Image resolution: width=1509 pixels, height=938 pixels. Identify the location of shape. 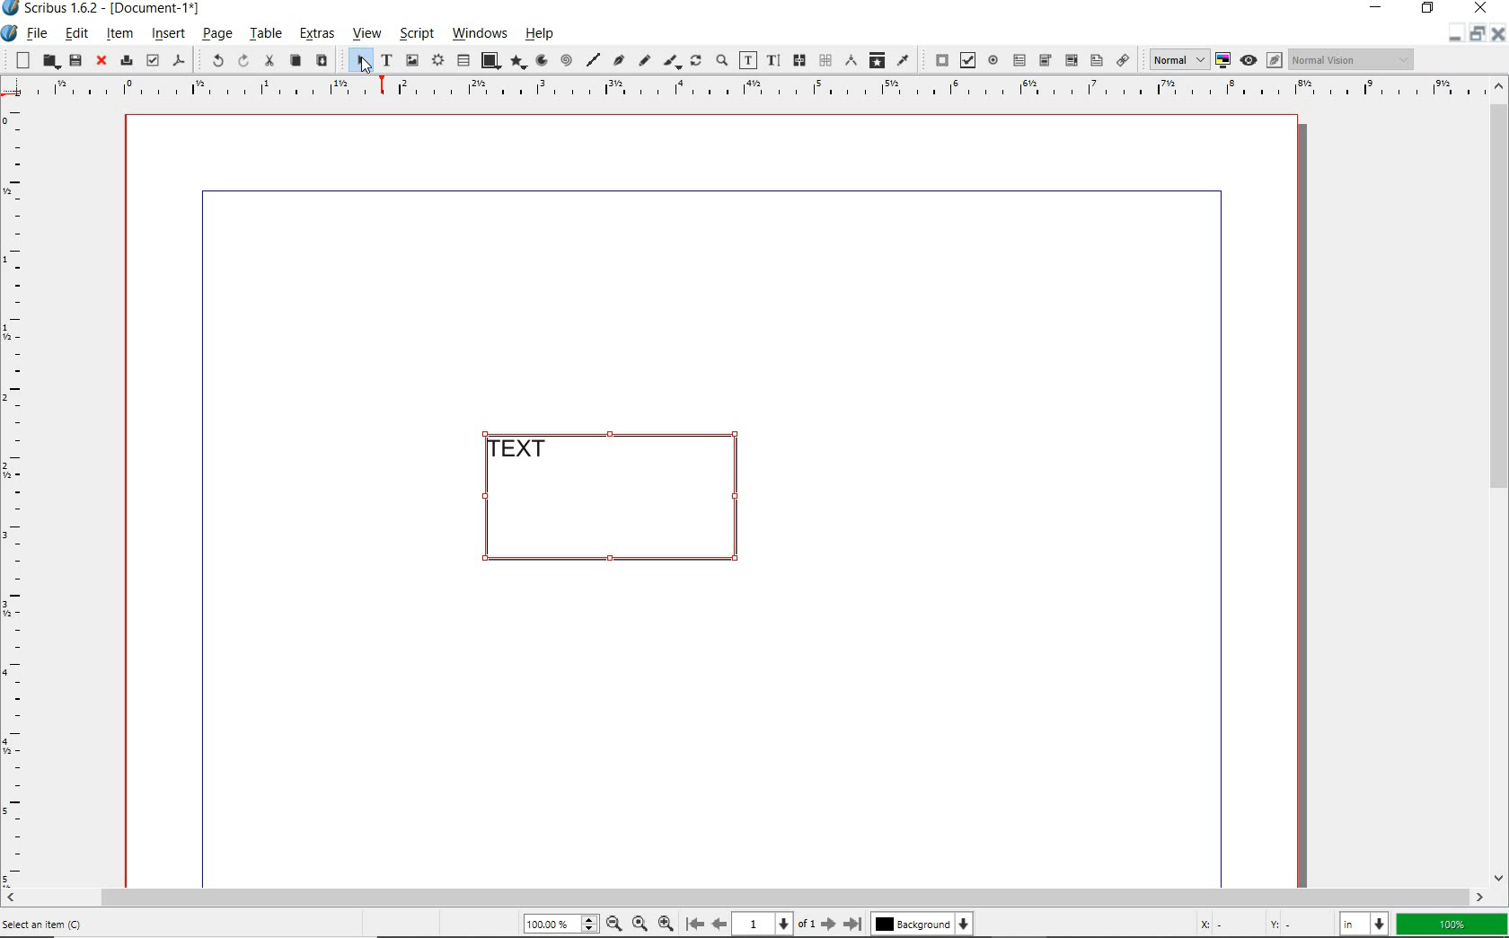
(490, 59).